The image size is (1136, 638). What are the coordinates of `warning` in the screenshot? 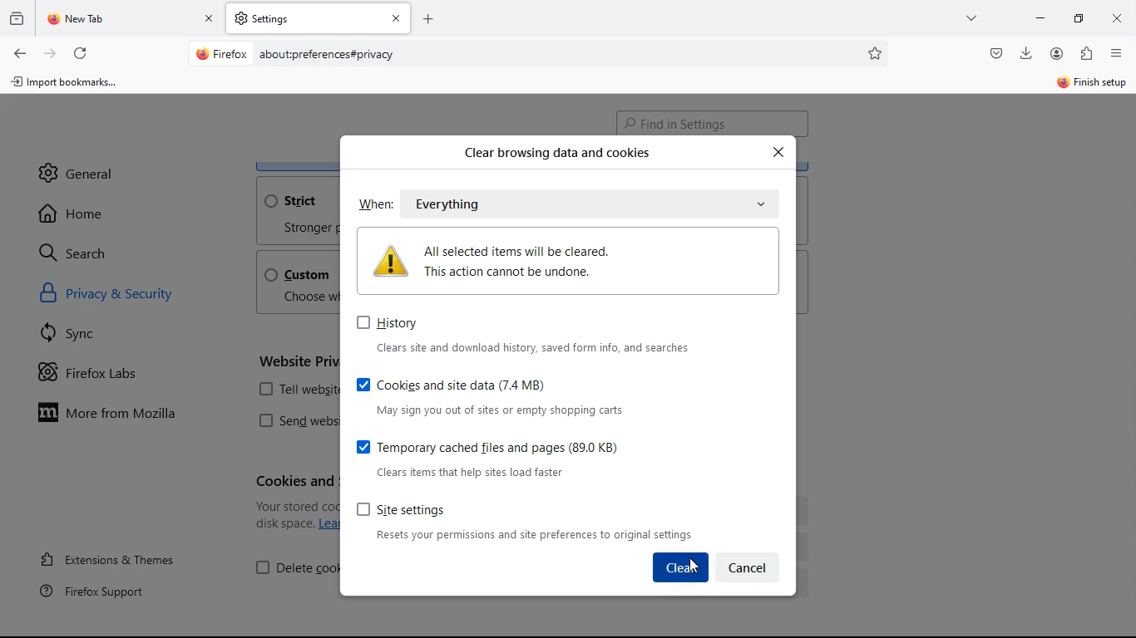 It's located at (564, 260).